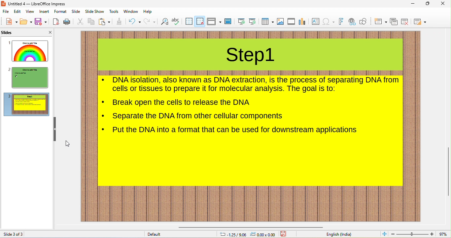 The width and height of the screenshot is (451, 238). Describe the element at coordinates (428, 4) in the screenshot. I see `maximize` at that location.